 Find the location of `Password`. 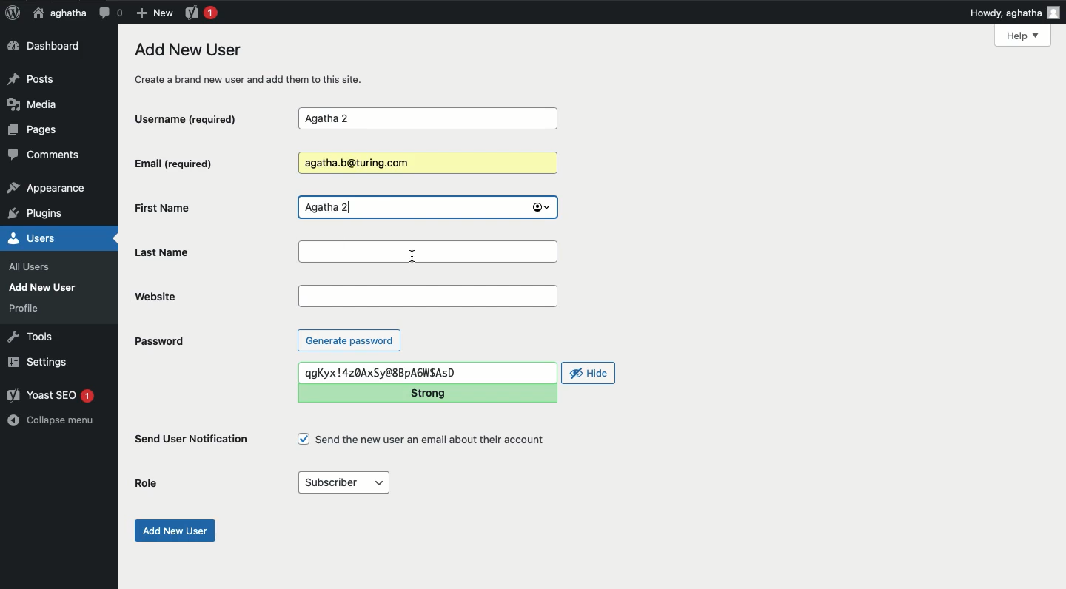

Password is located at coordinates (158, 341).